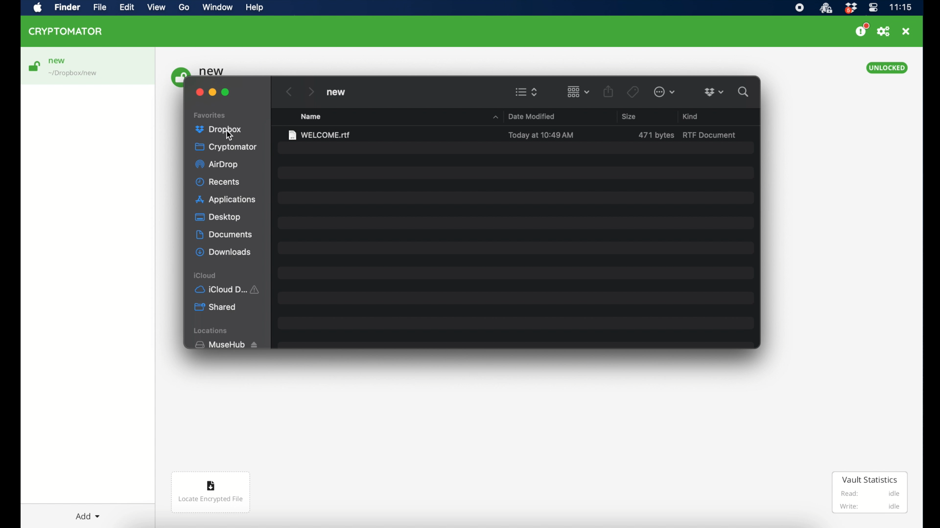 This screenshot has height=528, width=940. Describe the element at coordinates (212, 92) in the screenshot. I see `minimize` at that location.